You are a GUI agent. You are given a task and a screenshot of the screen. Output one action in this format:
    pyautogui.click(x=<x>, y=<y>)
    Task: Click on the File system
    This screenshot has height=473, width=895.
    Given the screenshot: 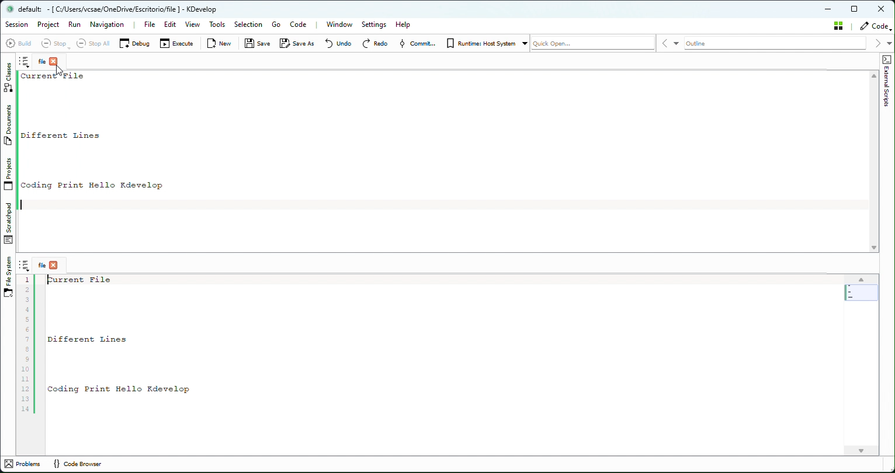 What is the action you would take?
    pyautogui.click(x=8, y=278)
    